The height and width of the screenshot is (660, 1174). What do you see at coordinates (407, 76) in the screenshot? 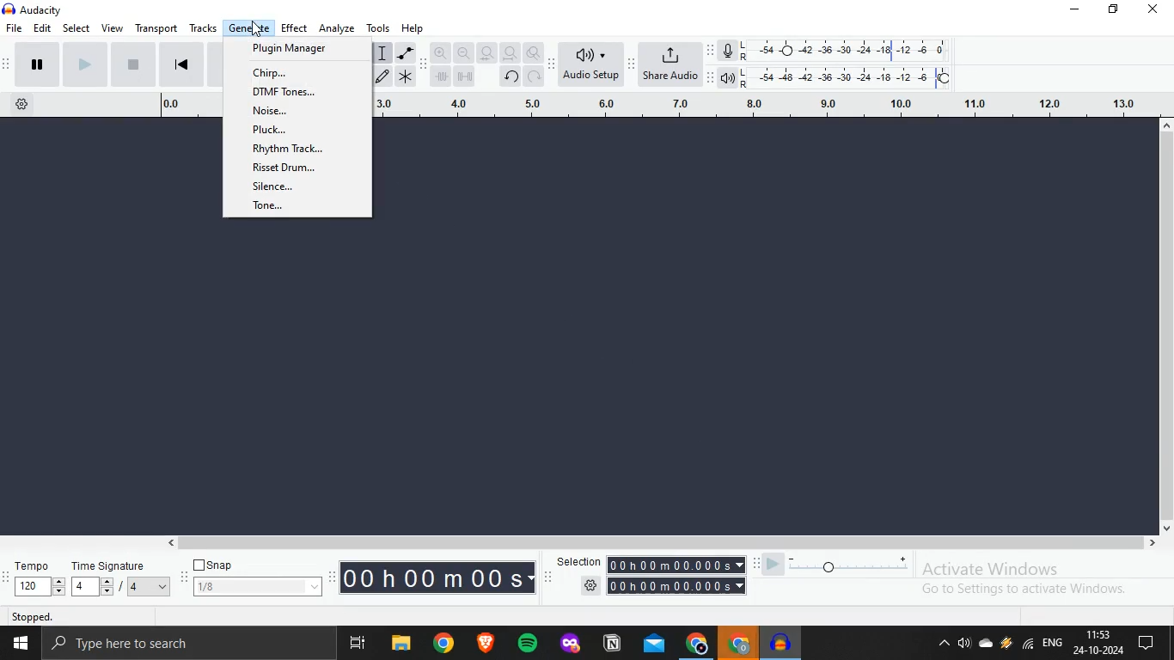
I see `Multi tool` at bounding box center [407, 76].